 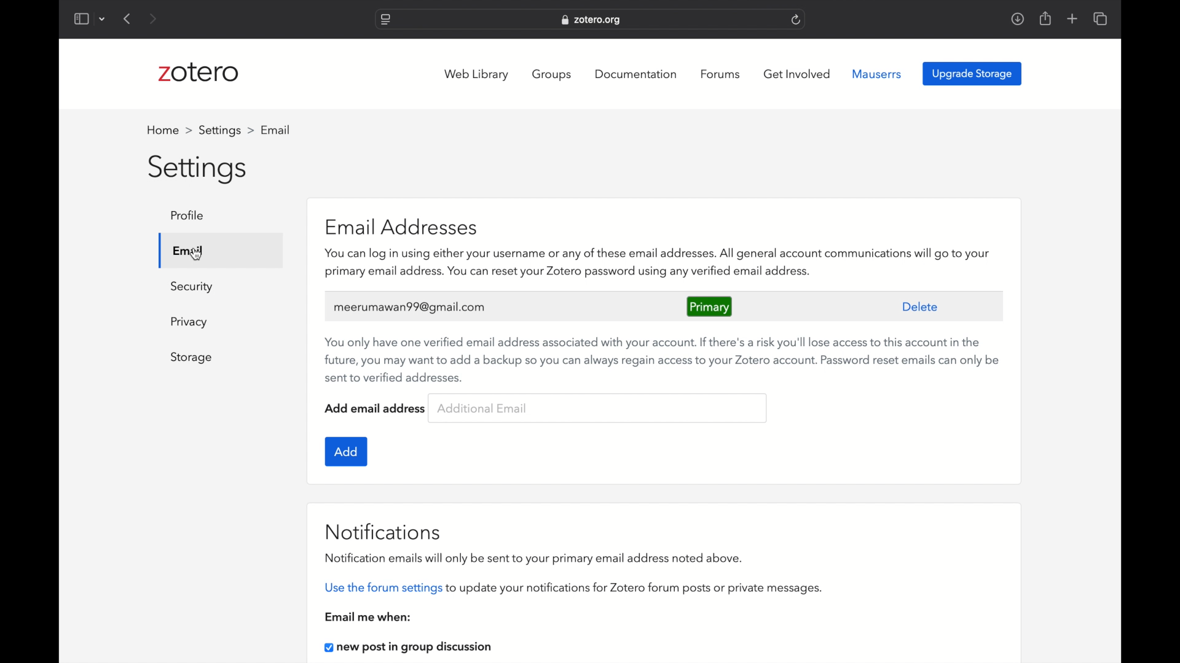 What do you see at coordinates (408, 648) in the screenshot?
I see `new post in group discussion` at bounding box center [408, 648].